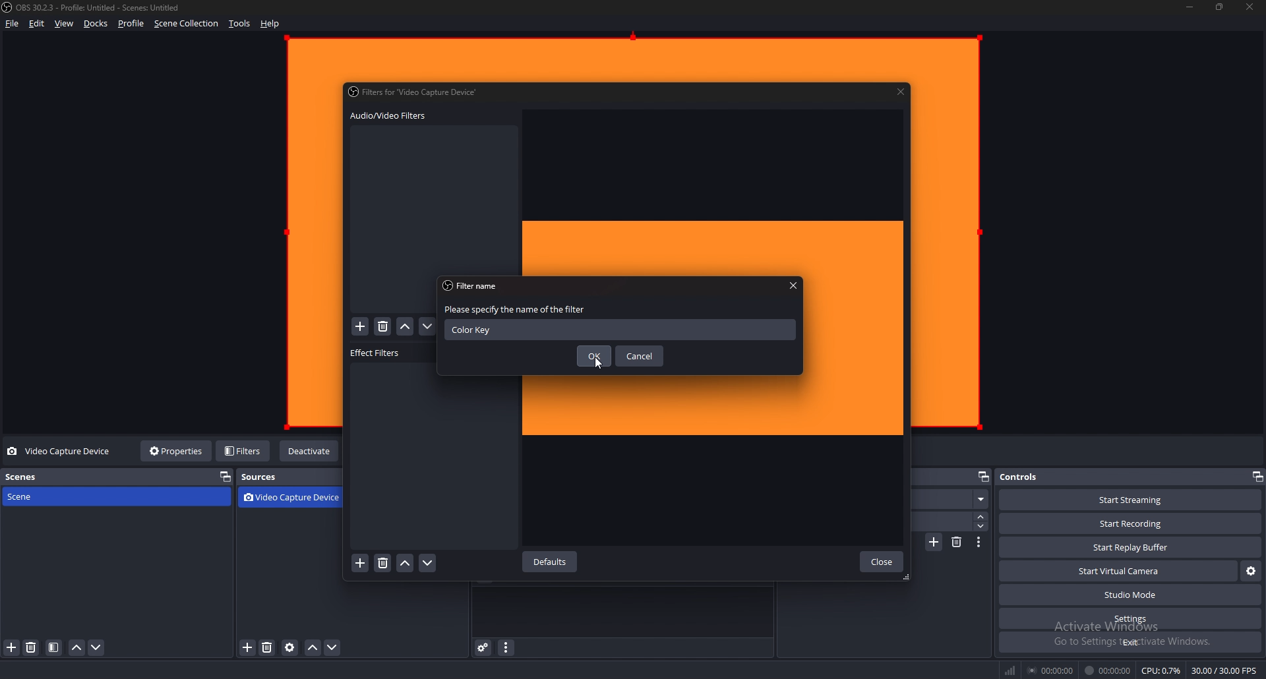 The height and width of the screenshot is (679, 1266). Describe the element at coordinates (1131, 546) in the screenshot. I see `start replay buffer` at that location.